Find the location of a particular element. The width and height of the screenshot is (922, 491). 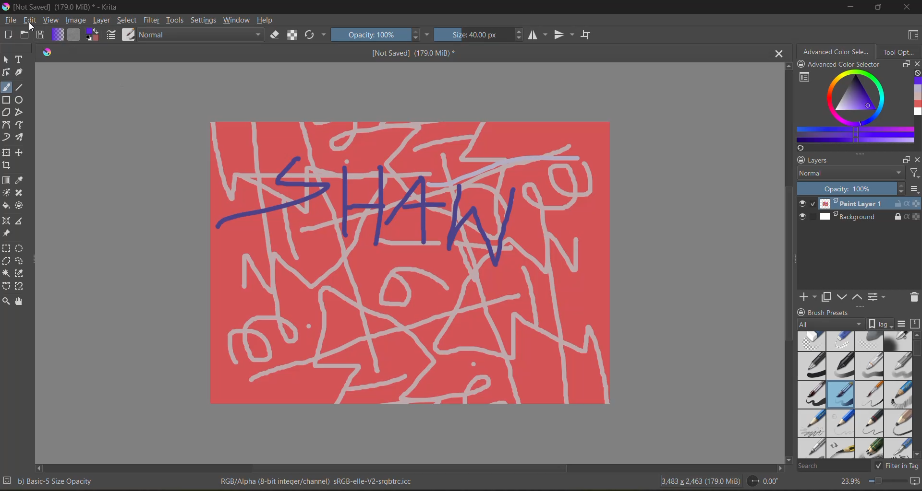

polyline tool is located at coordinates (19, 112).